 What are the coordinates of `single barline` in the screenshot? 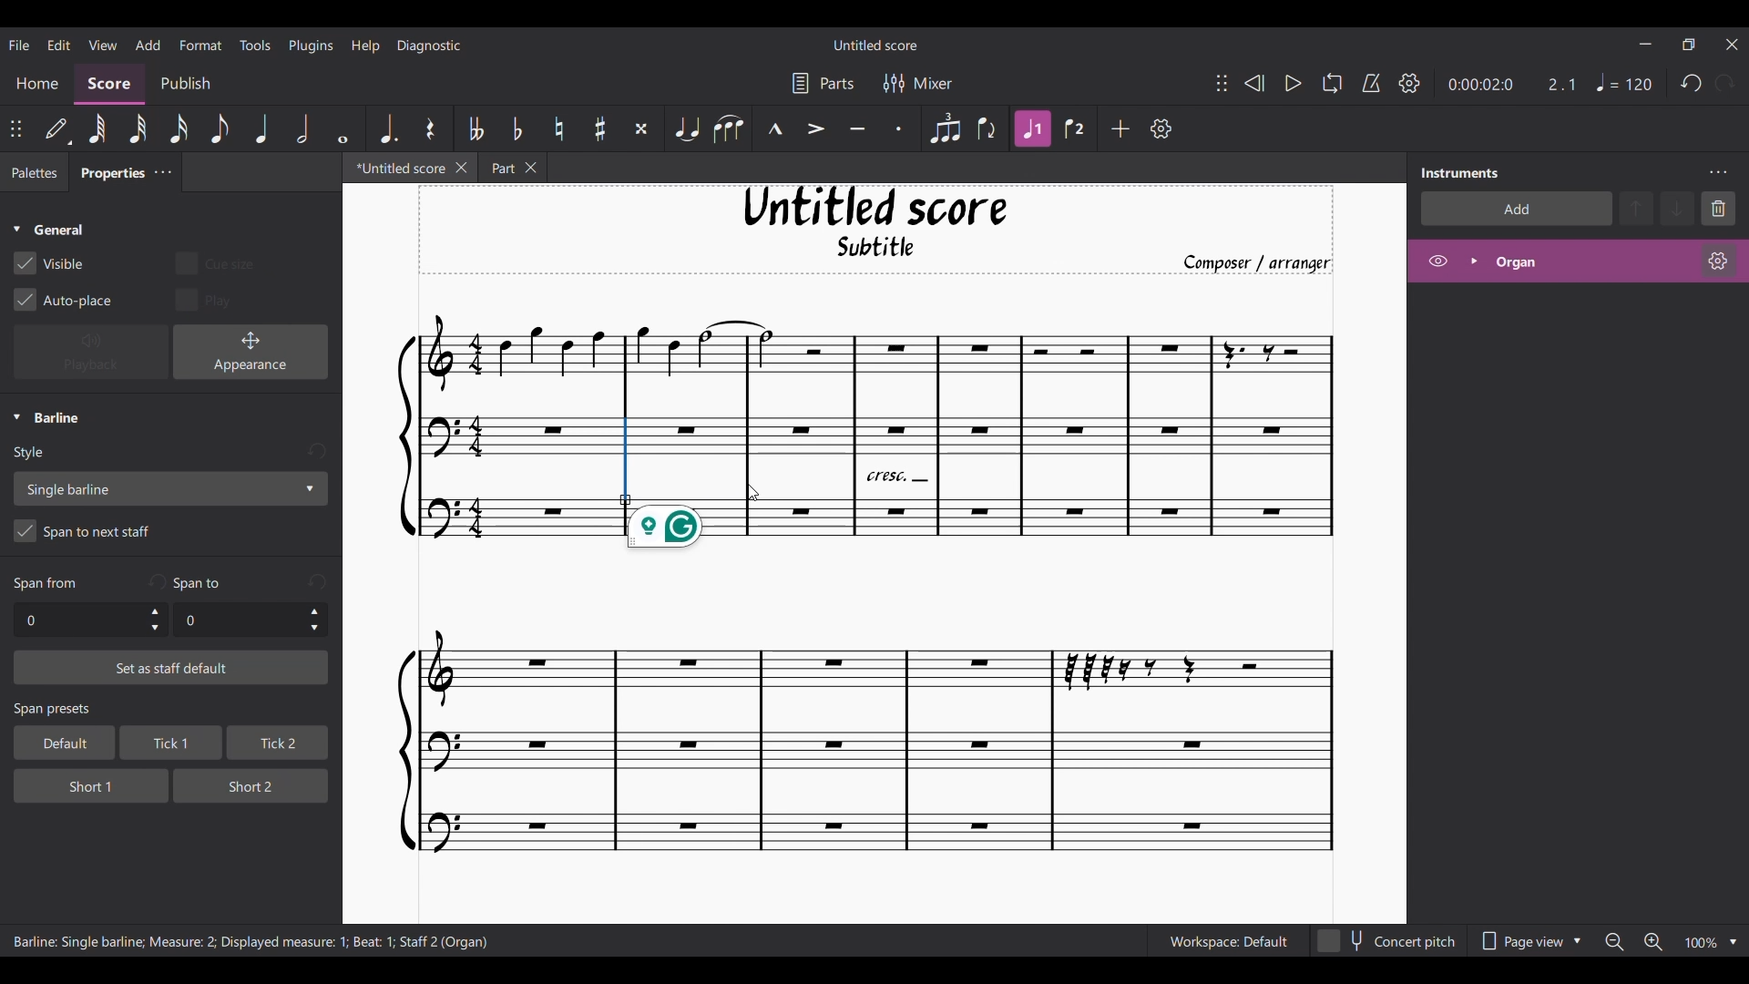 It's located at (169, 488).